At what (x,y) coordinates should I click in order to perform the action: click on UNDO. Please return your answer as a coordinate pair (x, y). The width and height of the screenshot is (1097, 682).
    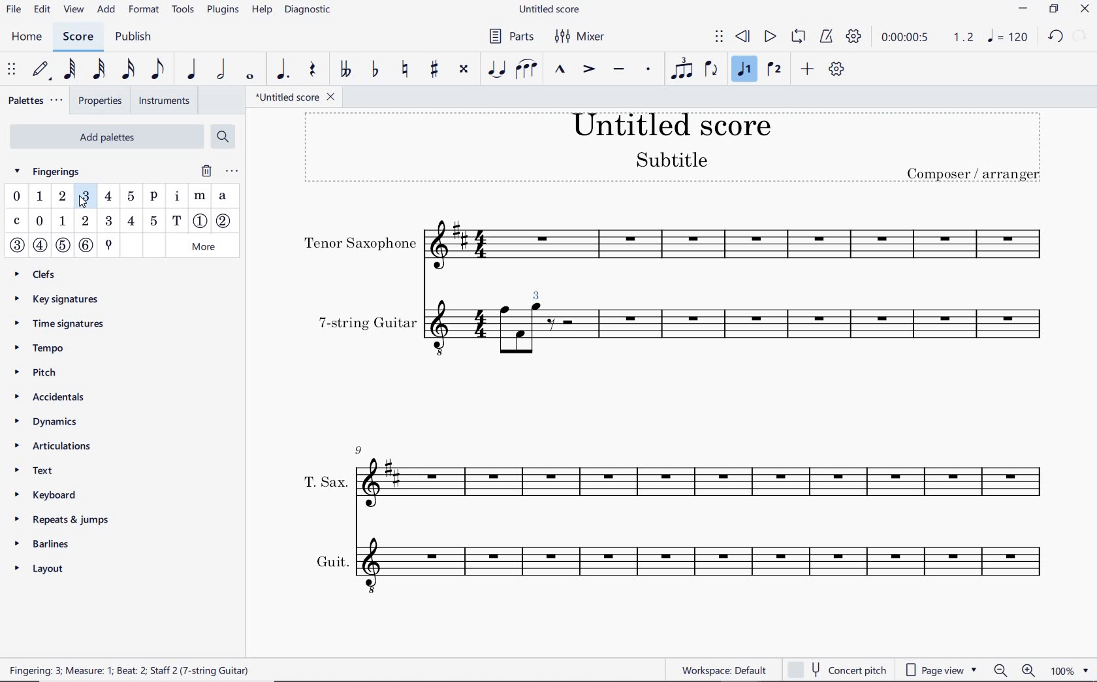
    Looking at the image, I should click on (1055, 36).